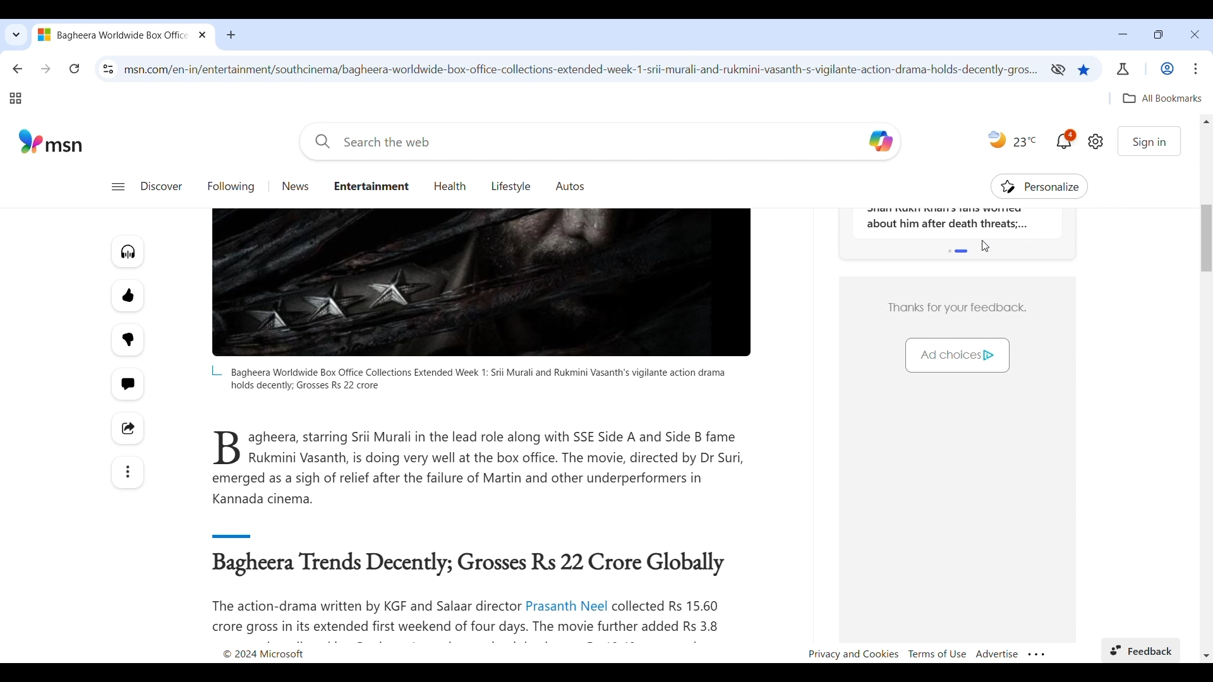 The height and width of the screenshot is (682, 1213). What do you see at coordinates (128, 251) in the screenshot?
I see `Listen to this article` at bounding box center [128, 251].